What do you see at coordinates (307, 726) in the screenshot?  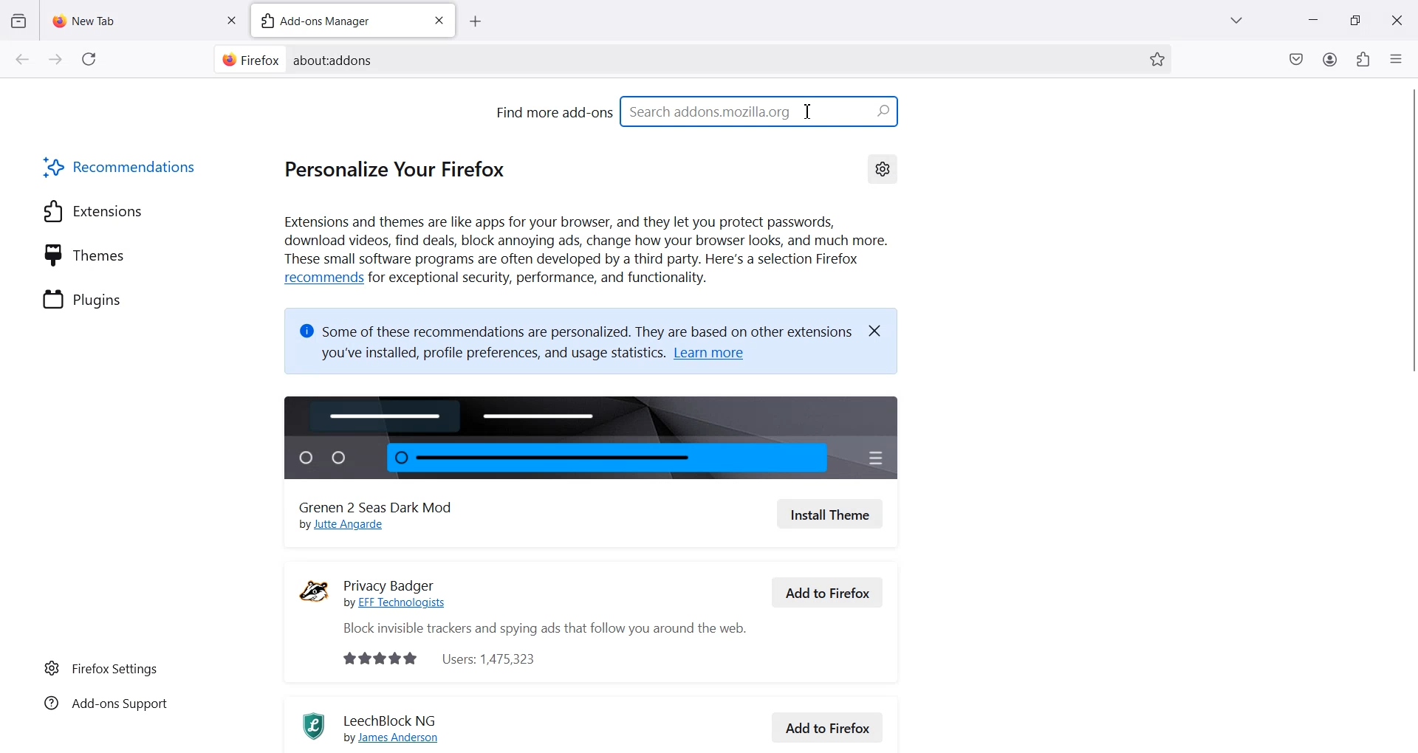 I see `Logo` at bounding box center [307, 726].